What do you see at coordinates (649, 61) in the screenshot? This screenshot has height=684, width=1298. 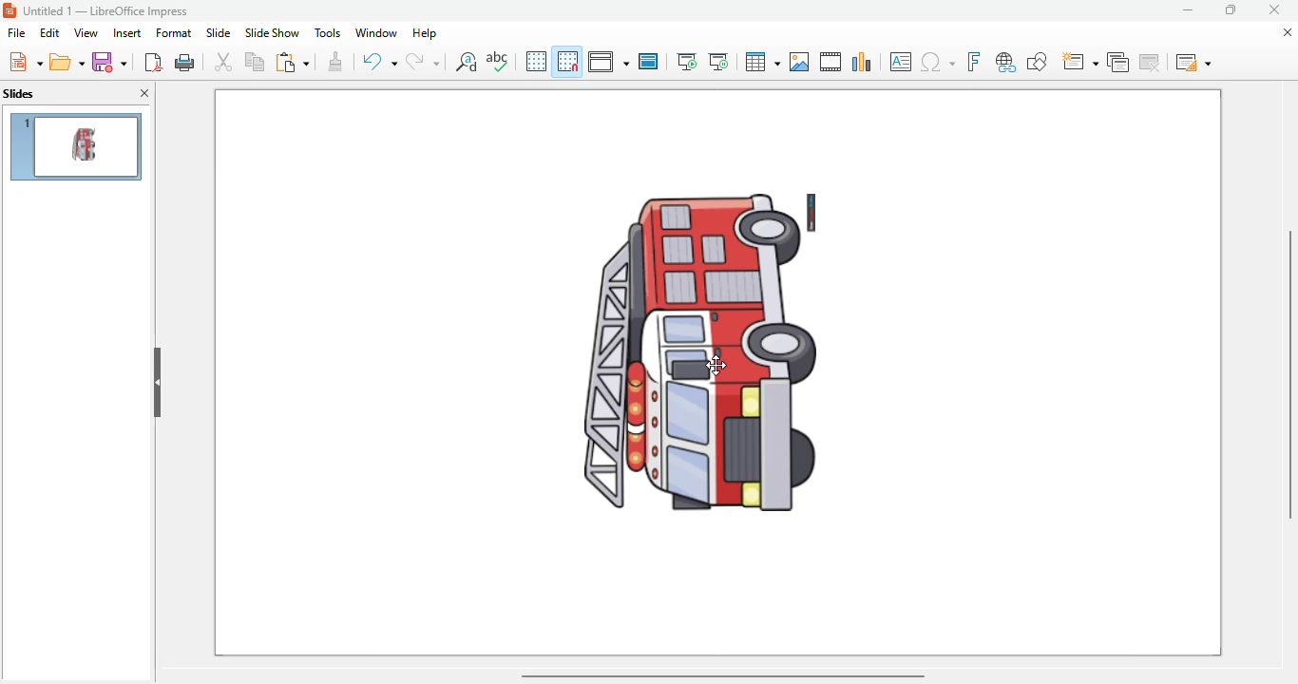 I see `master slide` at bounding box center [649, 61].